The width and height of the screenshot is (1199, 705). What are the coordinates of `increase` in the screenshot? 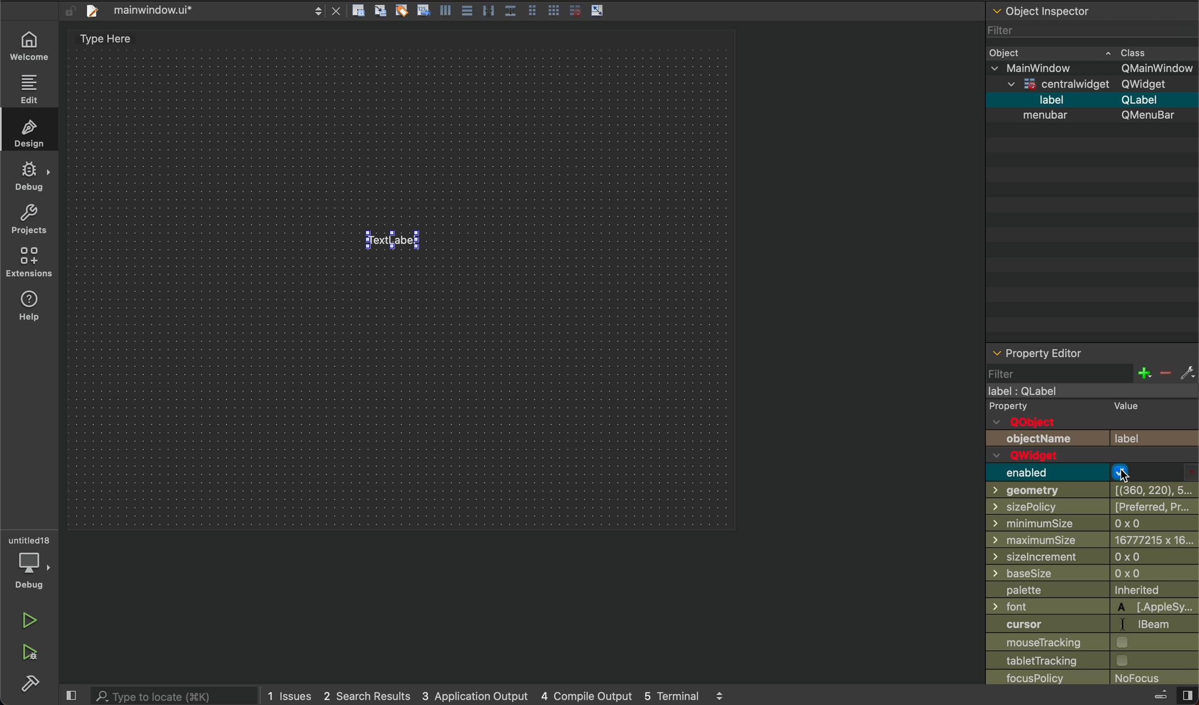 It's located at (1139, 373).